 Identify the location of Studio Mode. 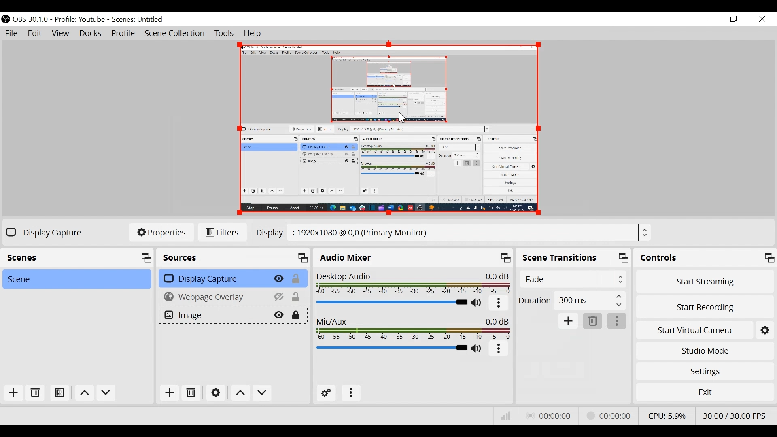
(705, 351).